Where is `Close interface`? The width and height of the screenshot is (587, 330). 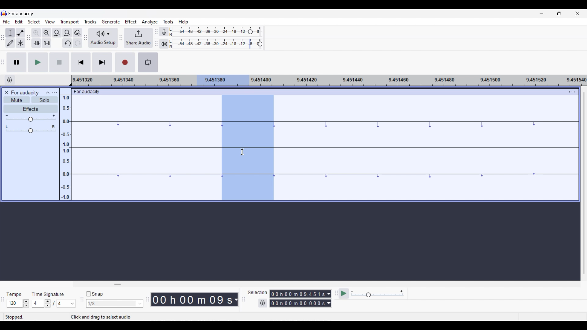 Close interface is located at coordinates (578, 13).